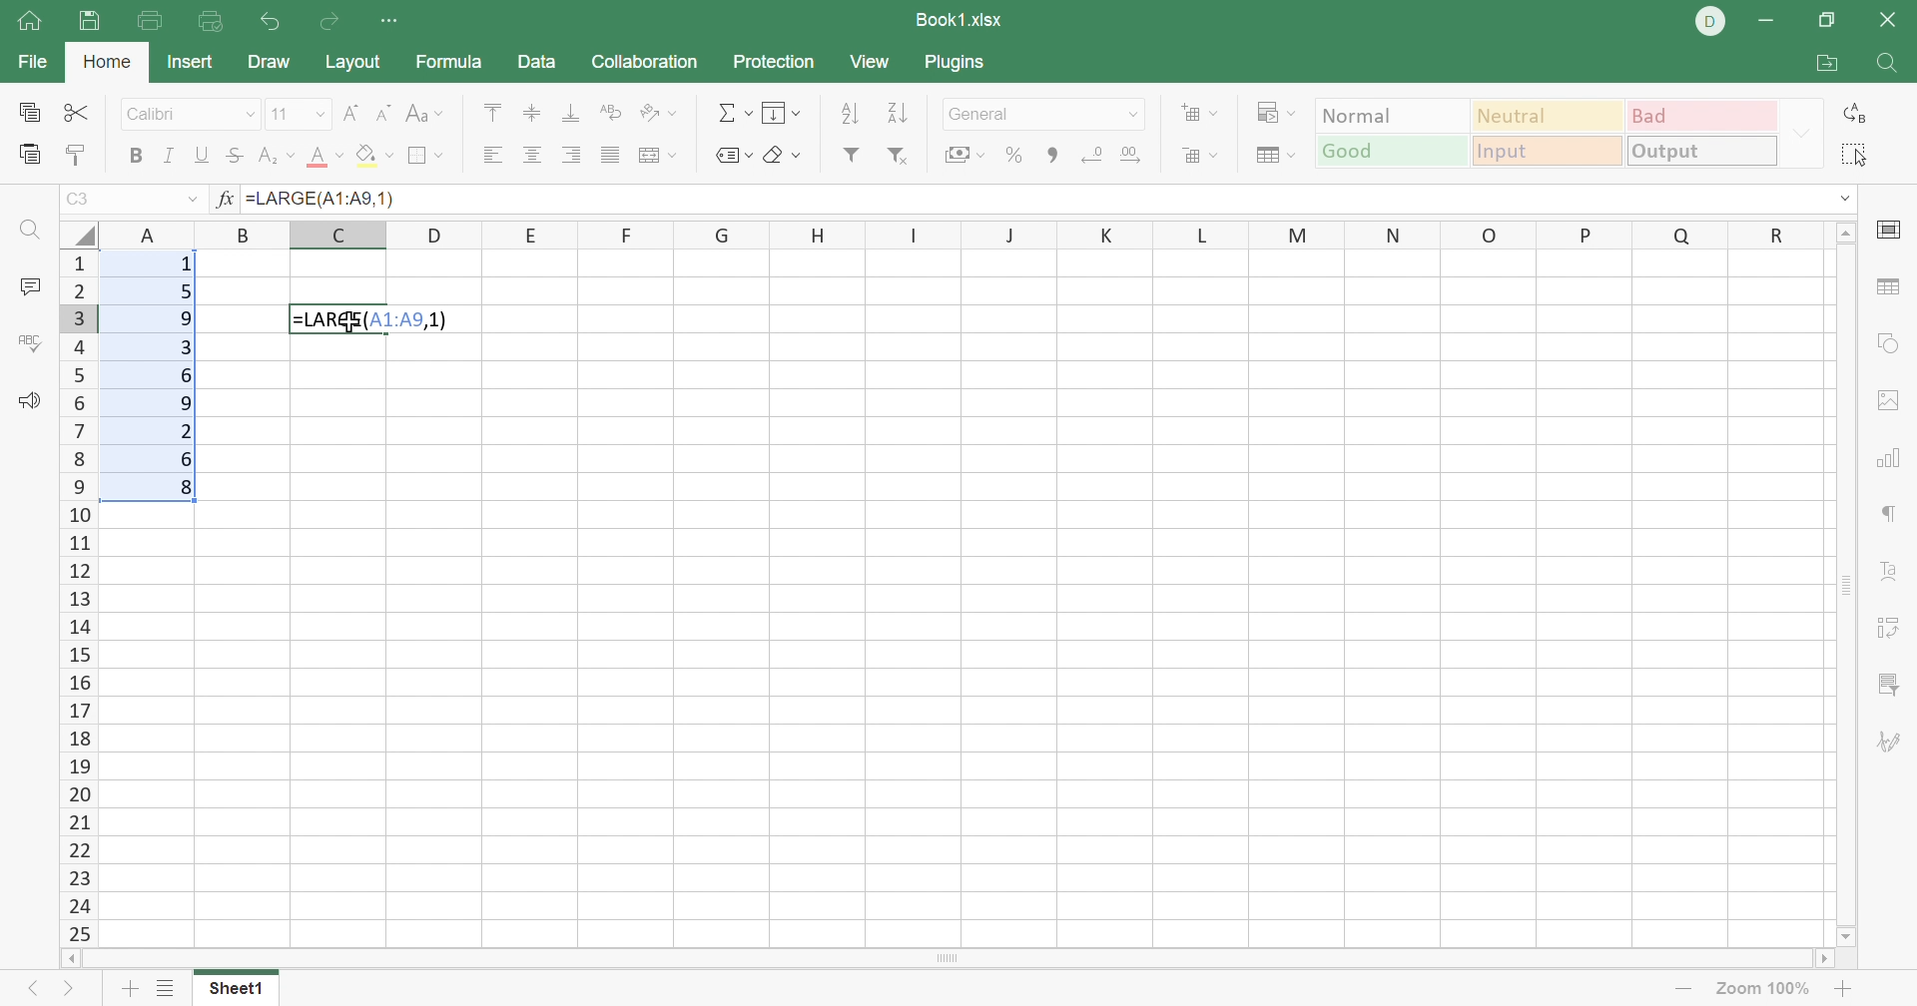  Describe the element at coordinates (273, 59) in the screenshot. I see `Draw` at that location.